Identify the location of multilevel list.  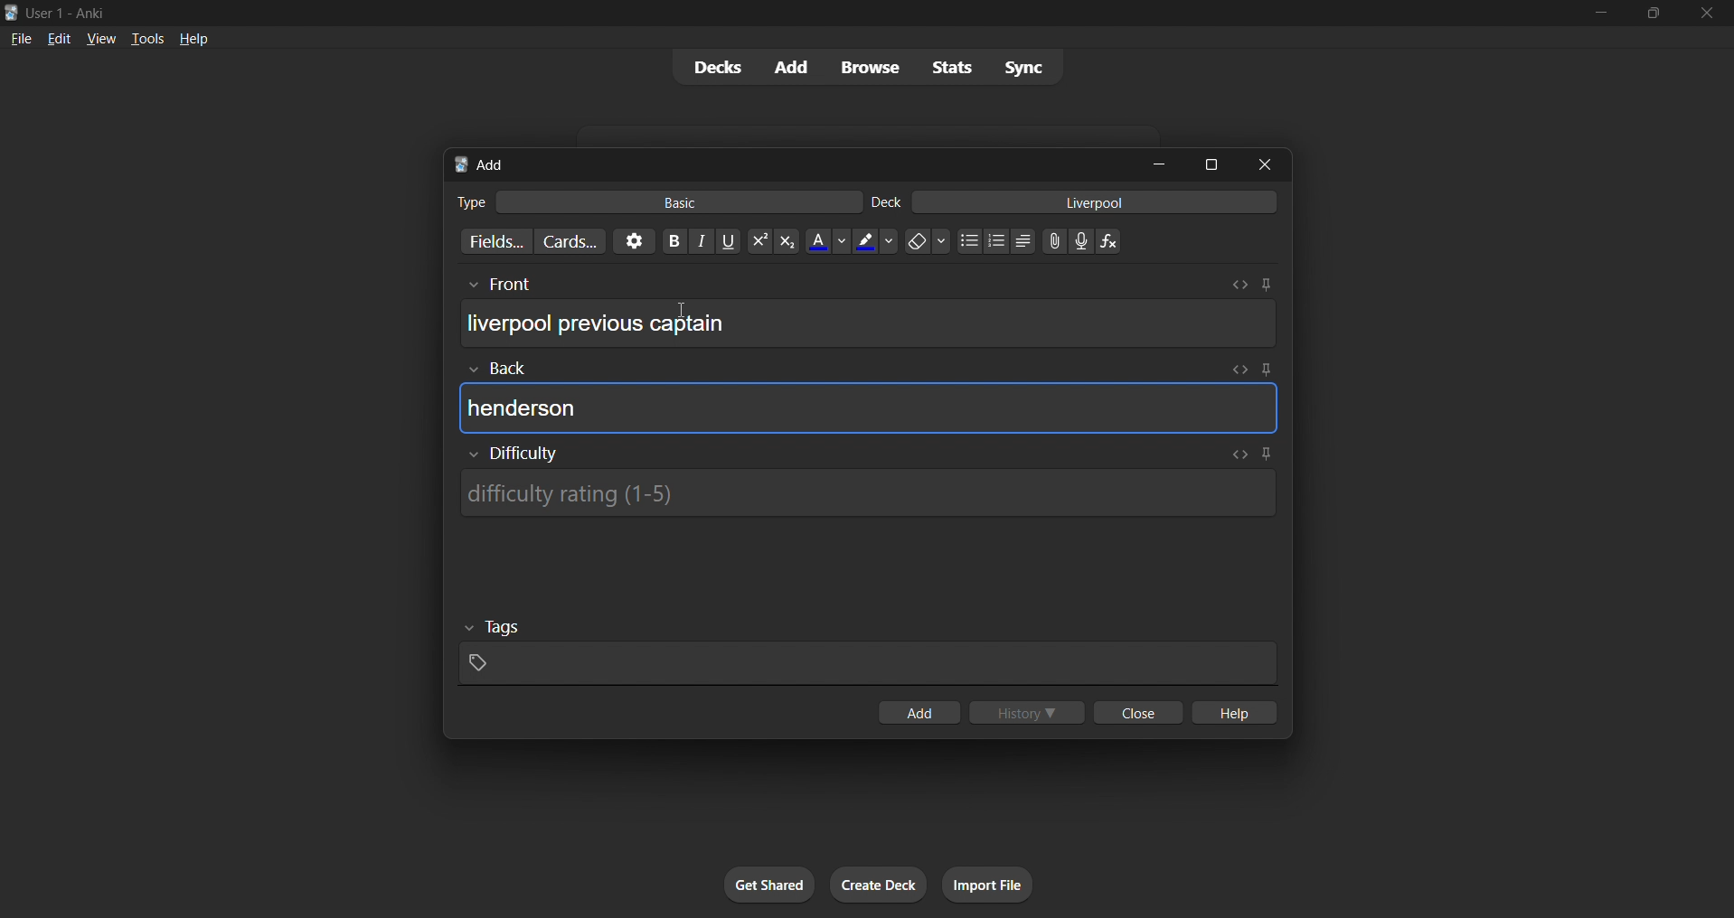
(1024, 243).